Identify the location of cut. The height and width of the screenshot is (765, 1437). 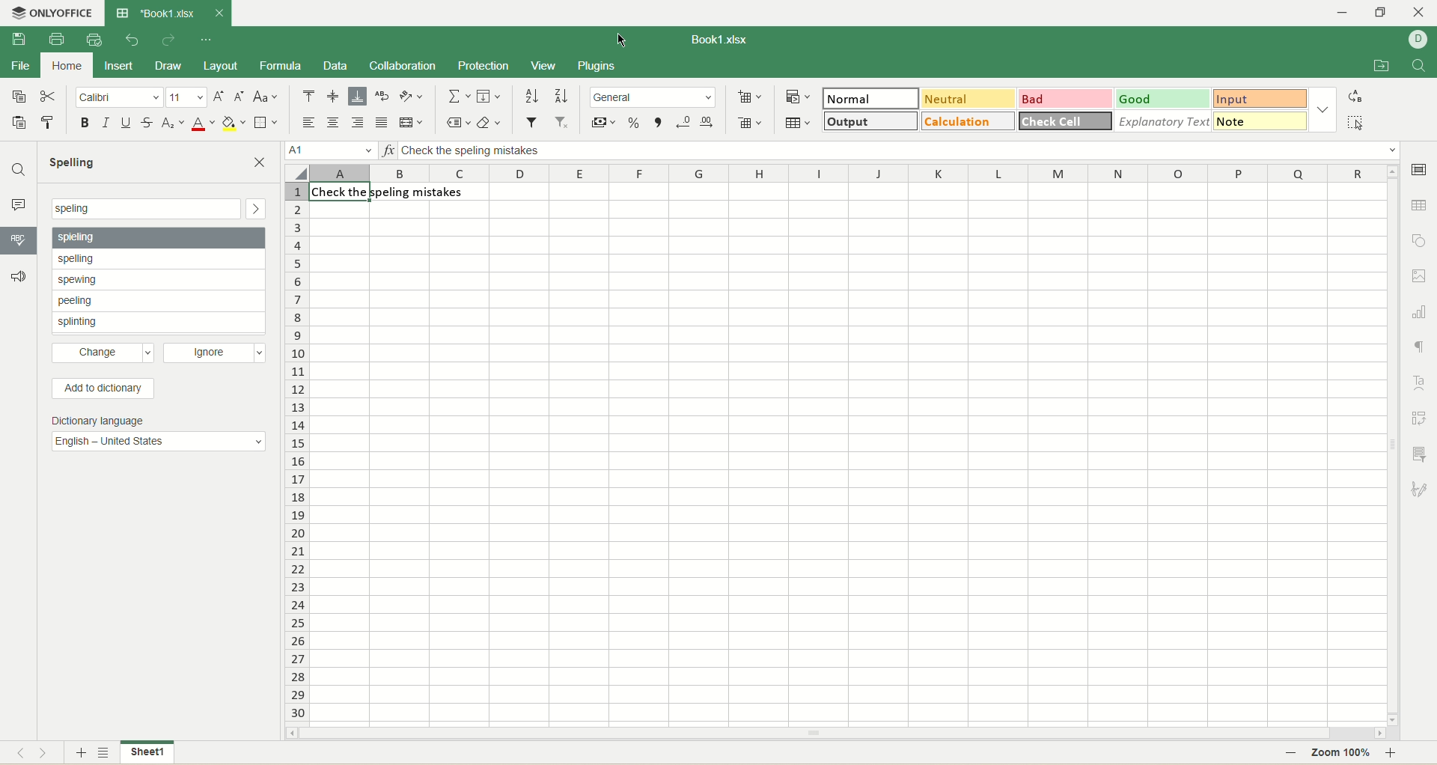
(46, 97).